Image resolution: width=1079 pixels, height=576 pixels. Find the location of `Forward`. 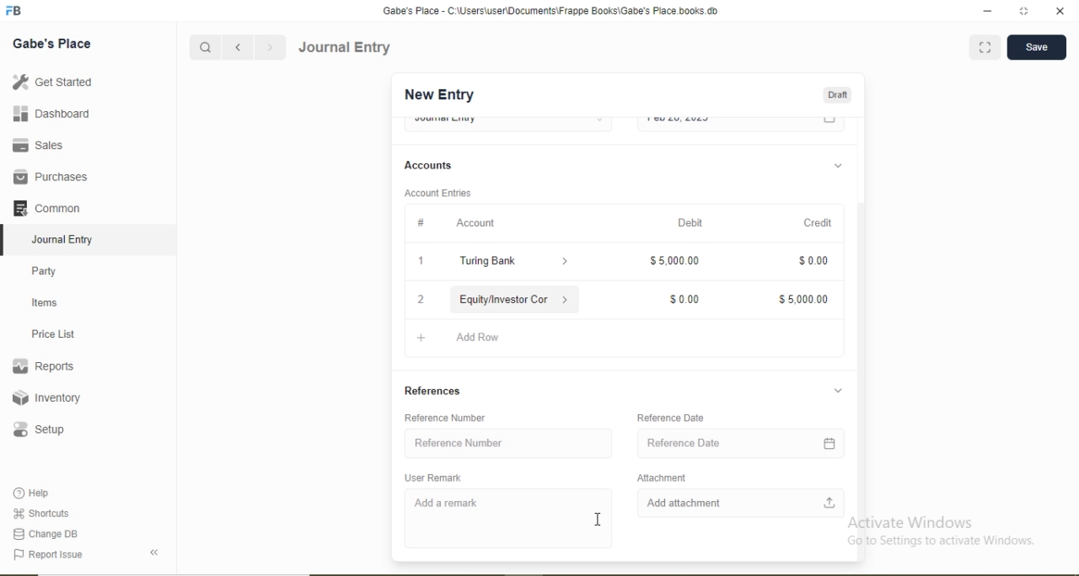

Forward is located at coordinates (271, 47).